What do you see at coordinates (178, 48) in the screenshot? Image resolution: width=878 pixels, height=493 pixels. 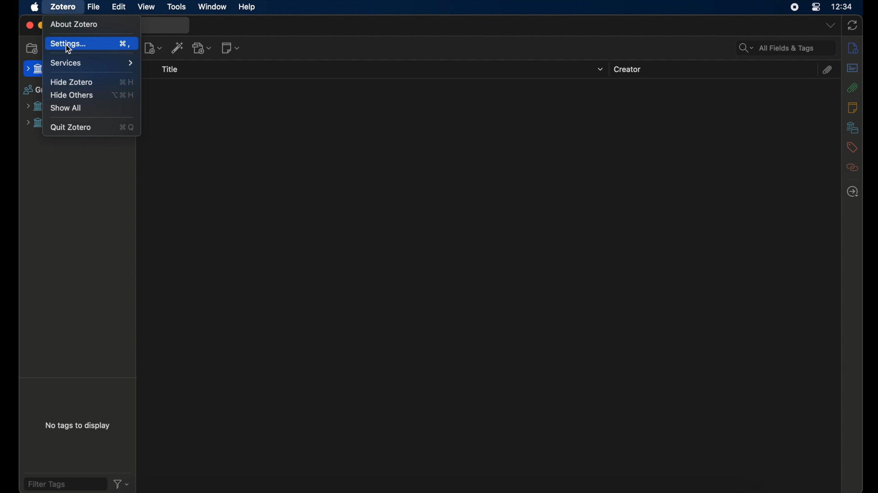 I see `add items by identifier` at bounding box center [178, 48].